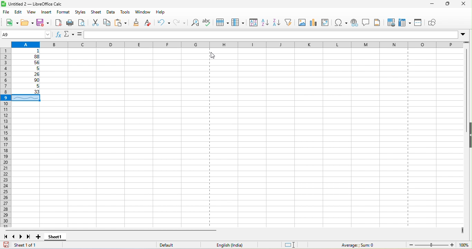 Image resolution: width=472 pixels, height=249 pixels. What do you see at coordinates (27, 57) in the screenshot?
I see `88` at bounding box center [27, 57].